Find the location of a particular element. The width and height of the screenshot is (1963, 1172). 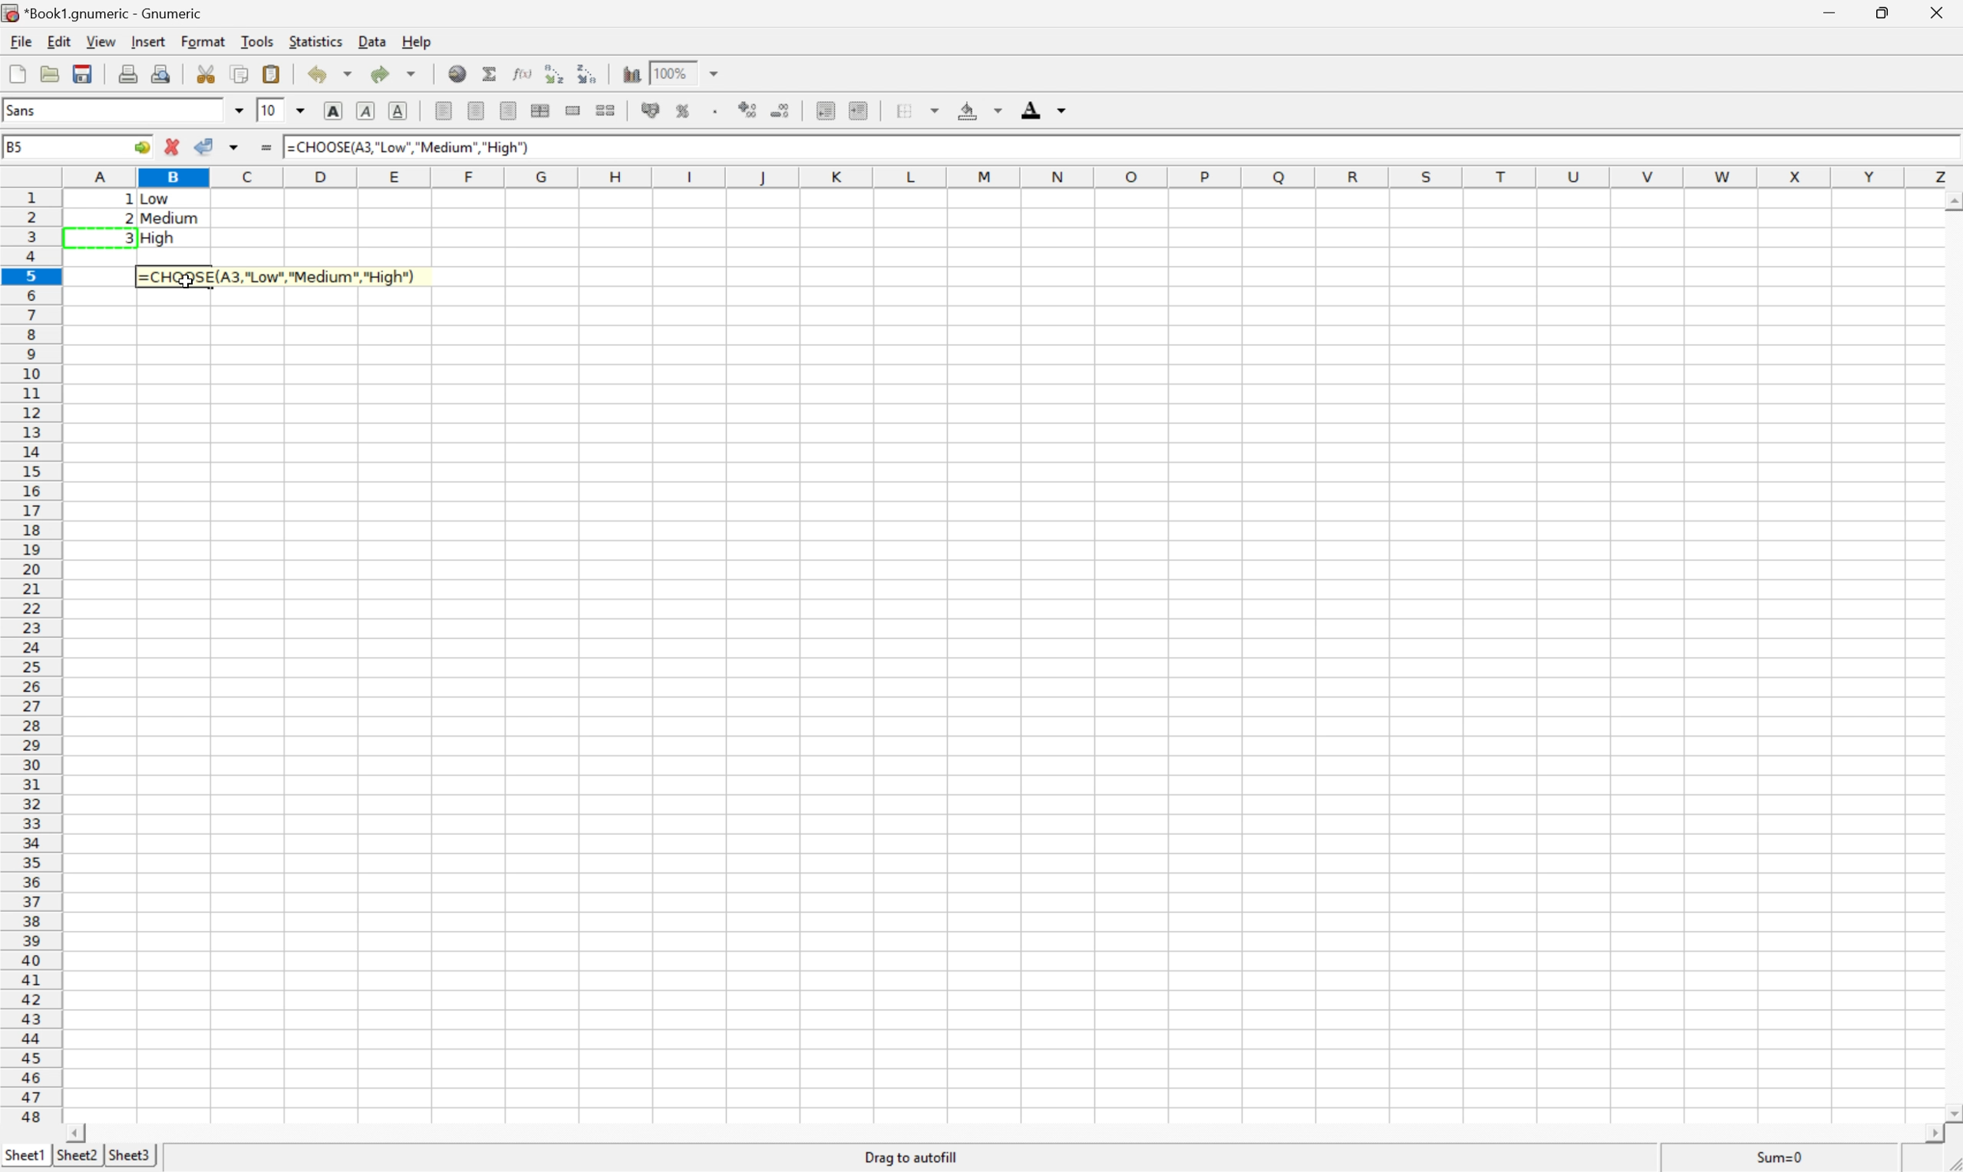

Increase indent, and align the contents to the left is located at coordinates (859, 107).